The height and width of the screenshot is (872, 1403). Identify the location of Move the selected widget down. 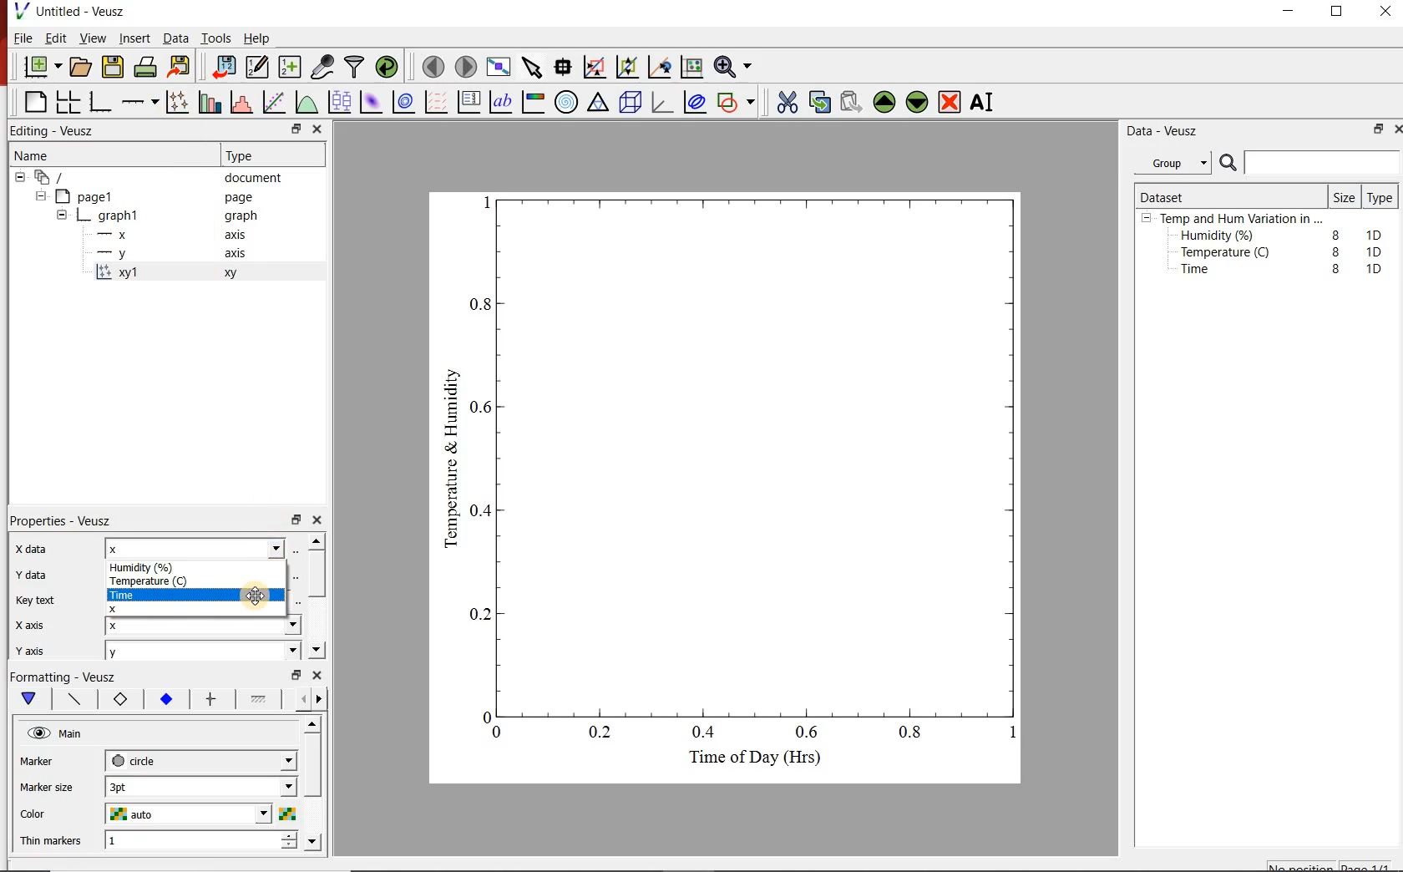
(919, 102).